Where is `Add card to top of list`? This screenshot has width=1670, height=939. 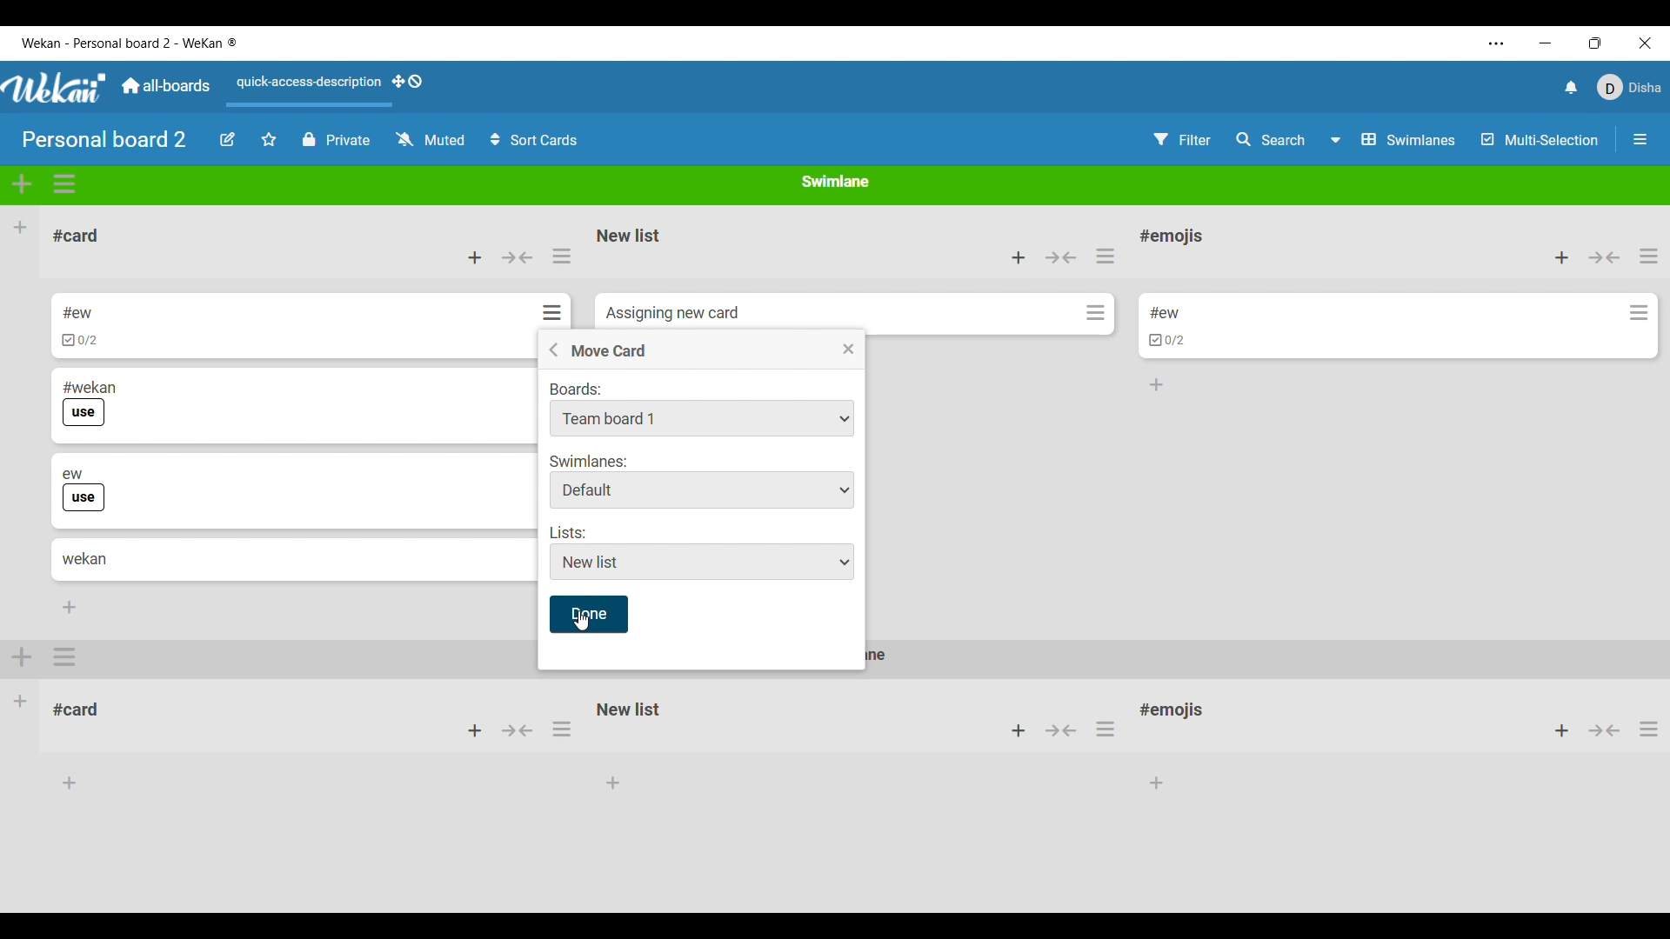 Add card to top of list is located at coordinates (1019, 257).